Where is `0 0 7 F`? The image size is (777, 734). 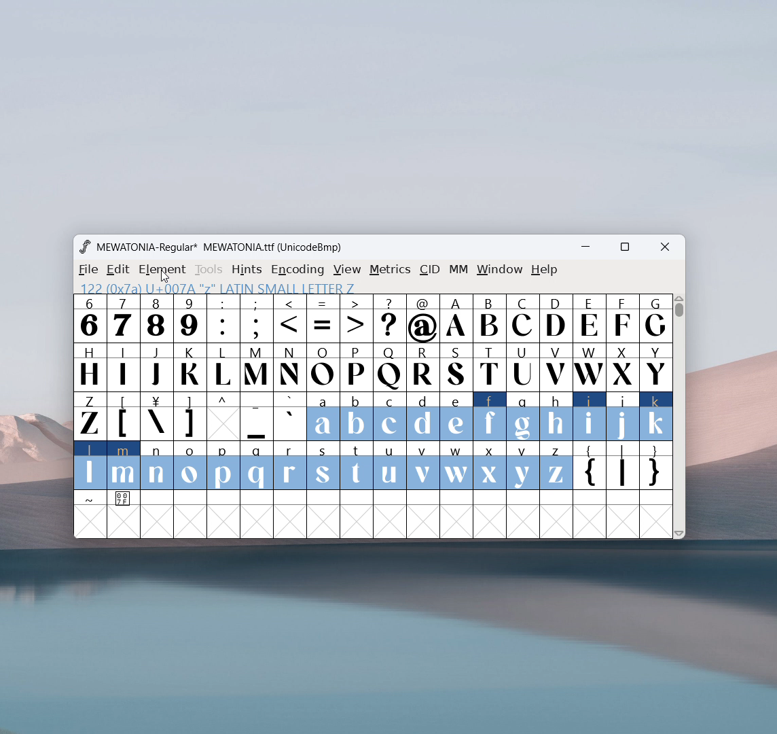 0 0 7 F is located at coordinates (124, 500).